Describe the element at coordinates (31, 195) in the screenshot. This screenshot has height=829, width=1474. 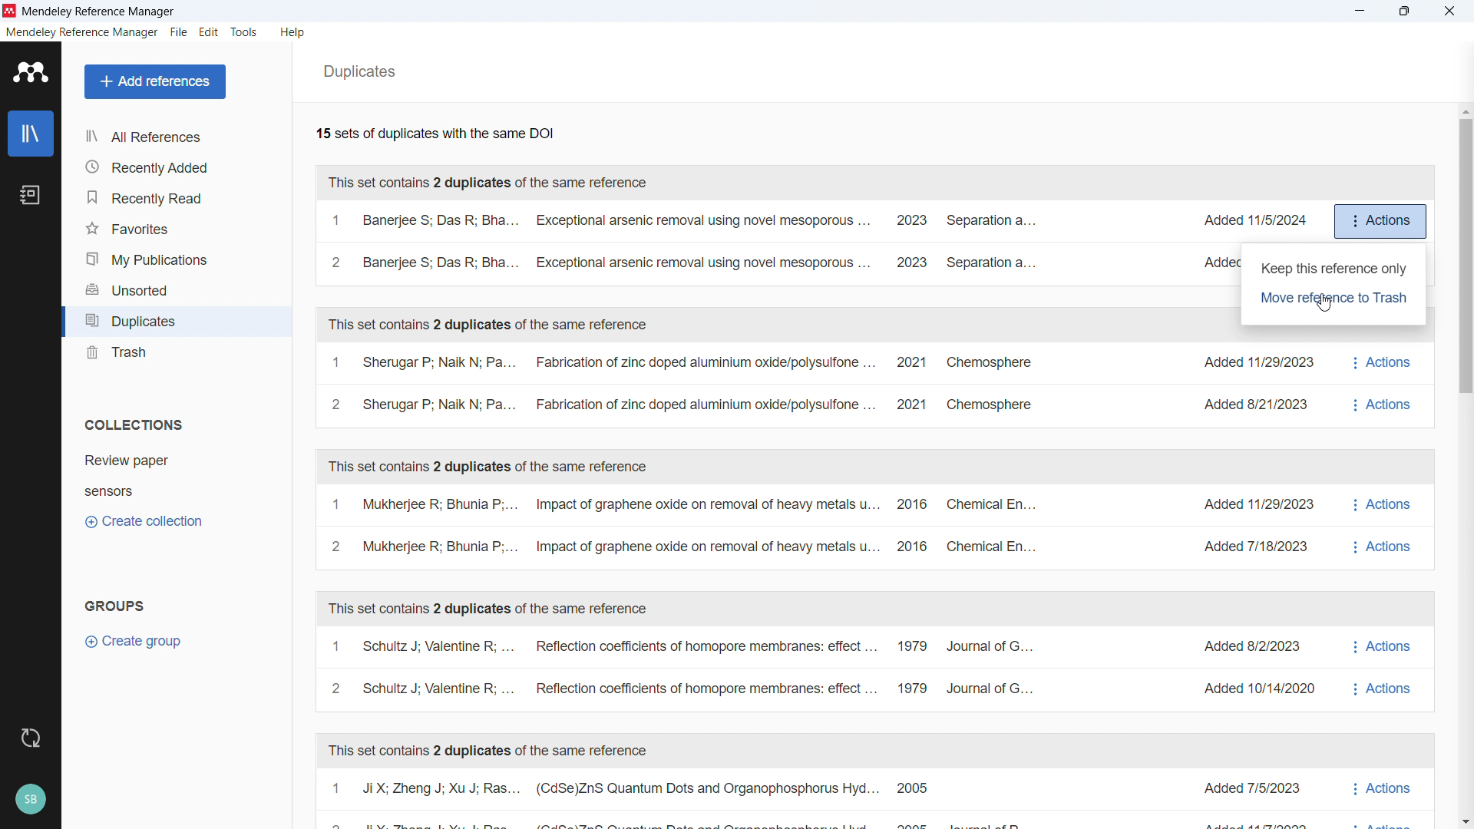
I see `Notebook ` at that location.